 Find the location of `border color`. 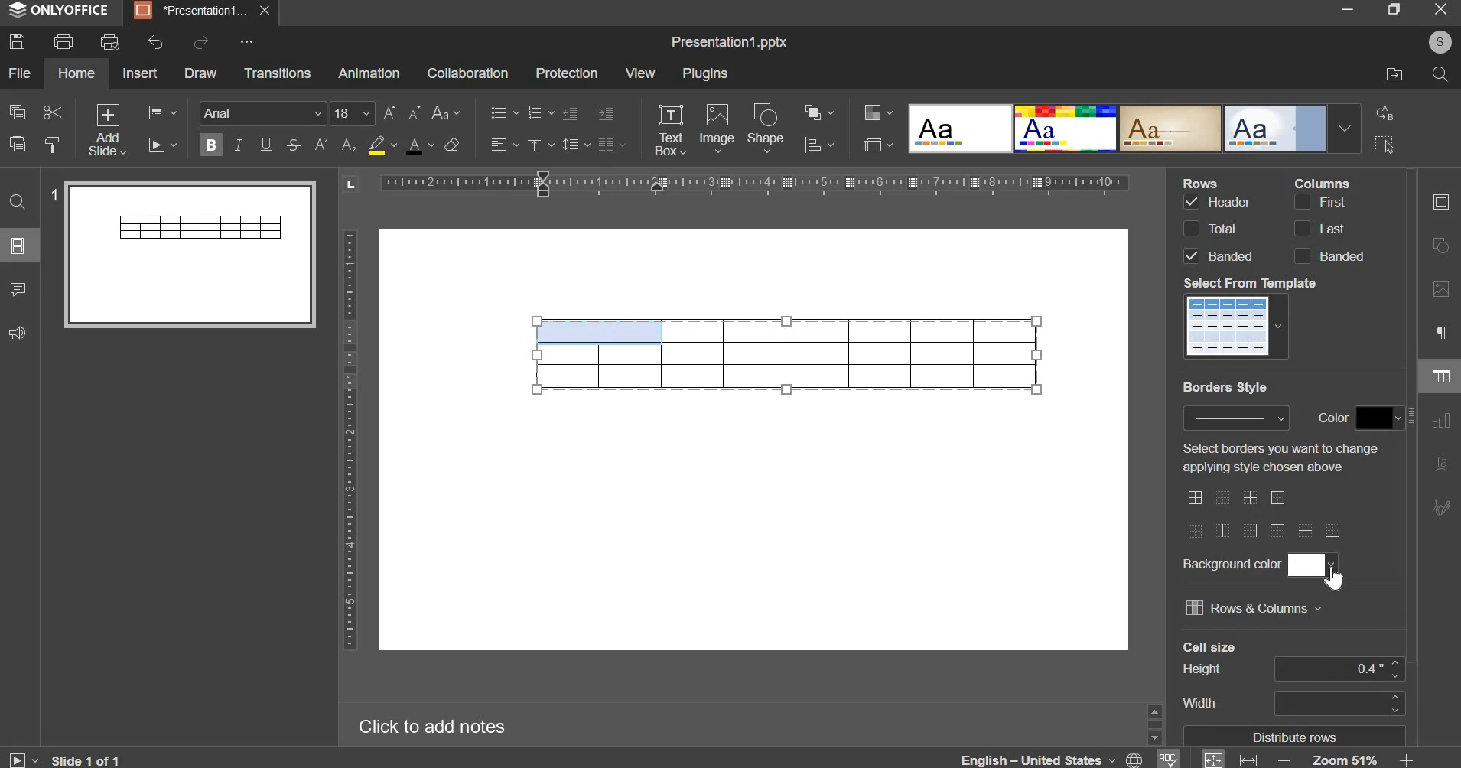

border color is located at coordinates (1379, 418).